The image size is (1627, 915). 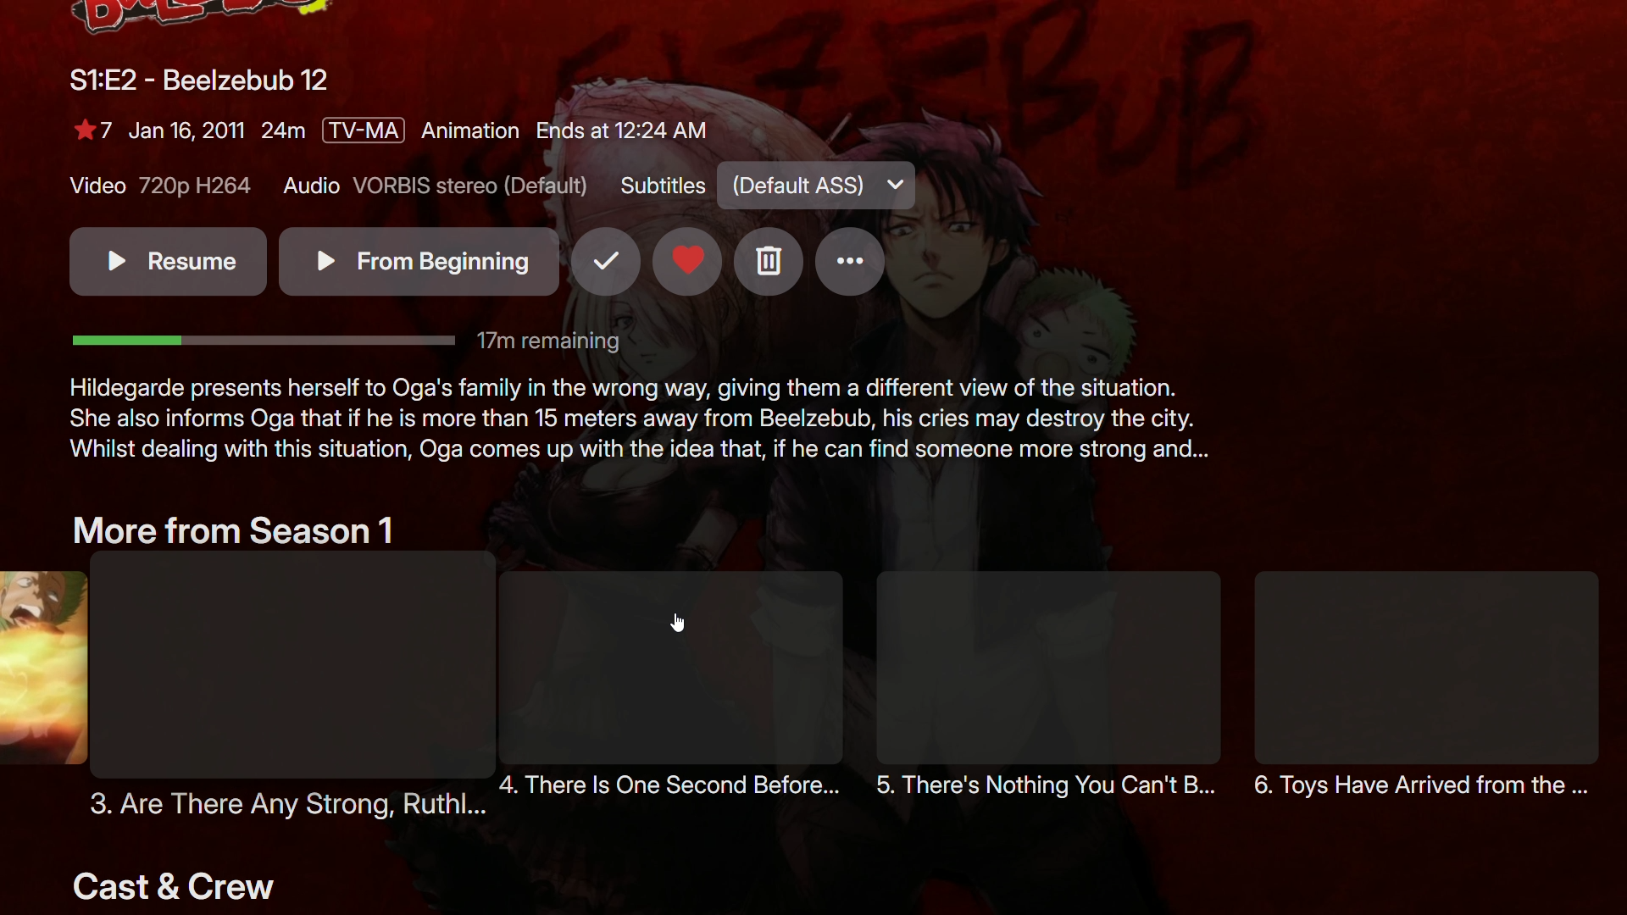 I want to click on Beelzebub 12, so click(x=208, y=80).